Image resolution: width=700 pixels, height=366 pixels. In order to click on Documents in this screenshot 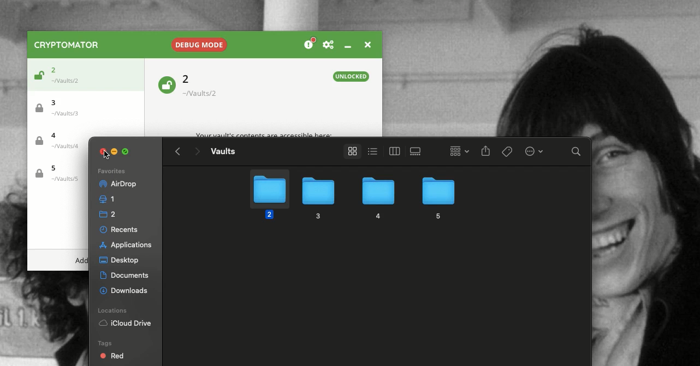, I will do `click(126, 260)`.